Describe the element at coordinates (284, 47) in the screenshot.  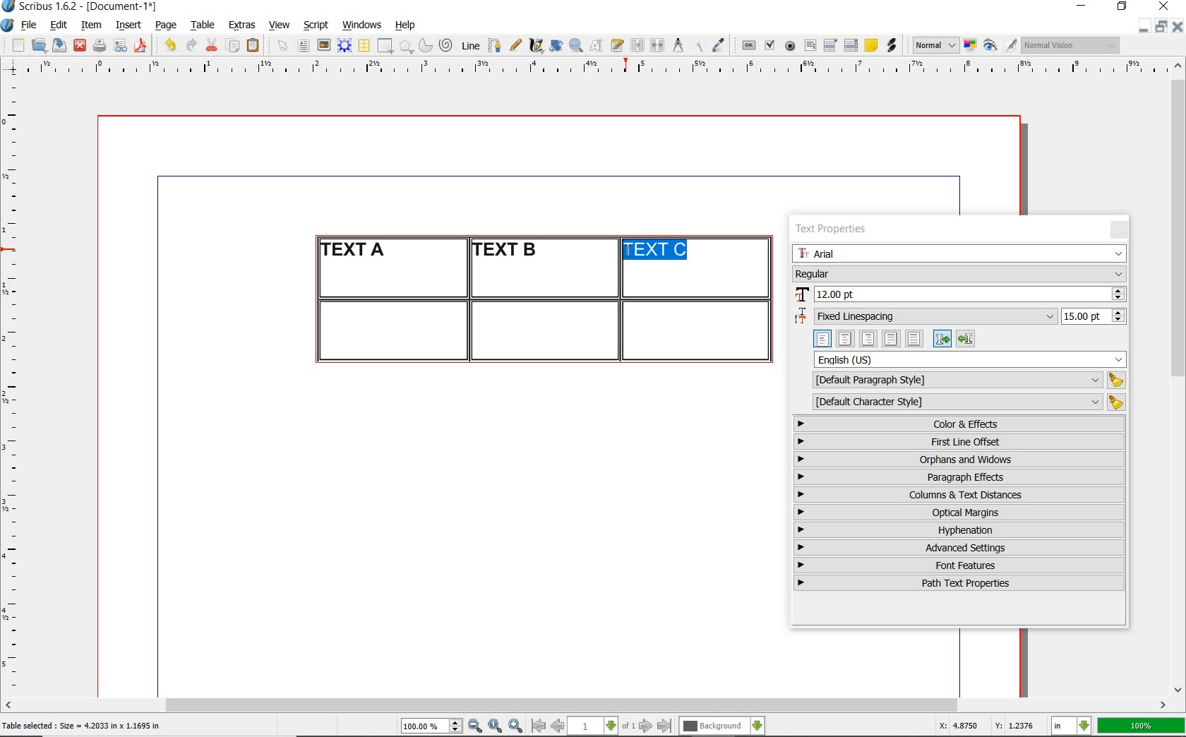
I see `select` at that location.